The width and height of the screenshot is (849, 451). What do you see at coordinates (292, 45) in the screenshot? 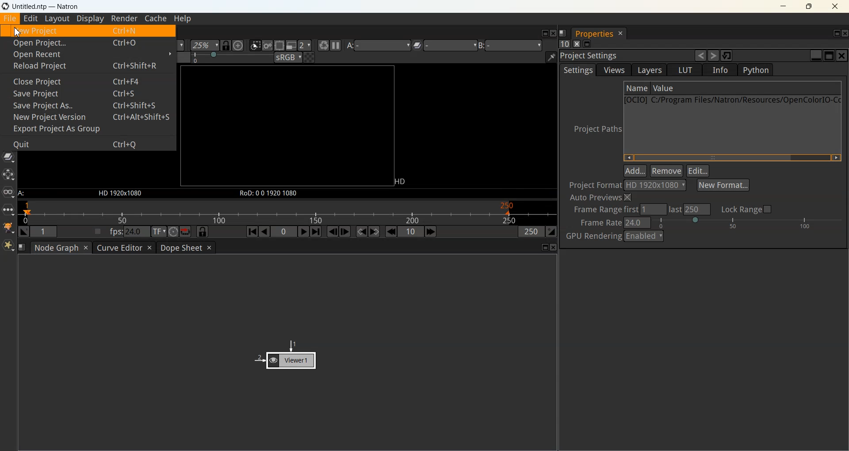
I see `Proxy mode` at bounding box center [292, 45].